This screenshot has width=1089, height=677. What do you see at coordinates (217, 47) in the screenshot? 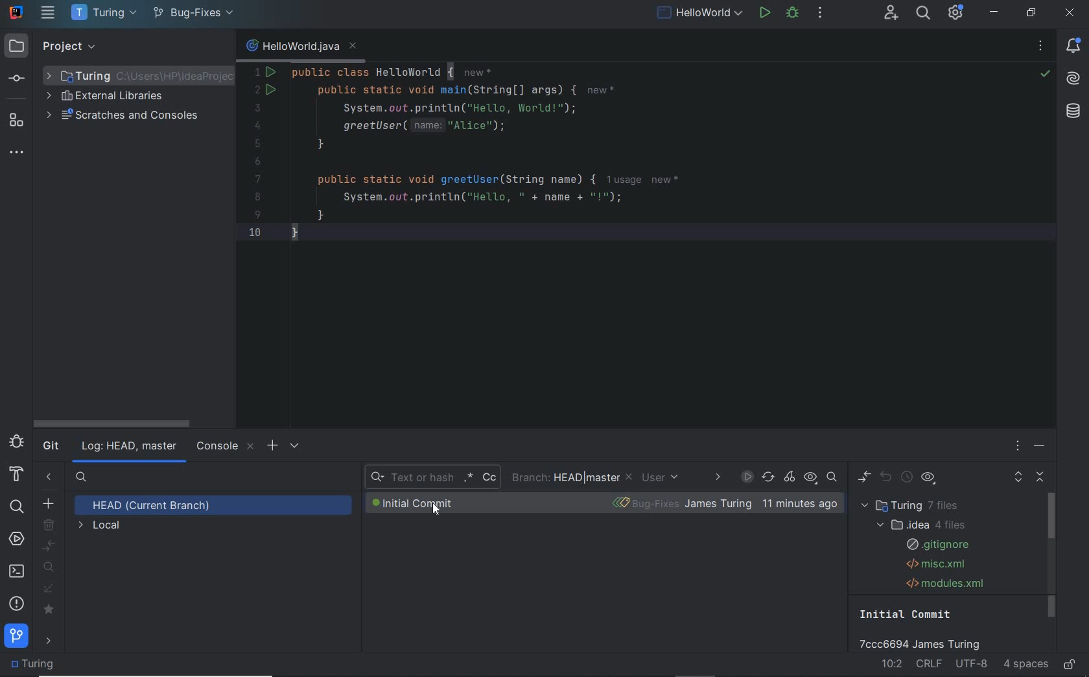
I see `hide` at bounding box center [217, 47].